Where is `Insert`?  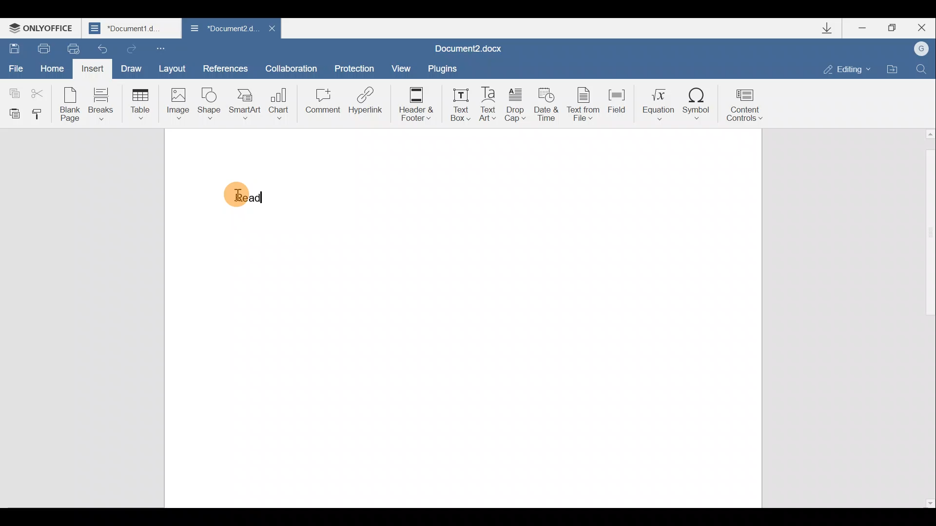
Insert is located at coordinates (91, 68).